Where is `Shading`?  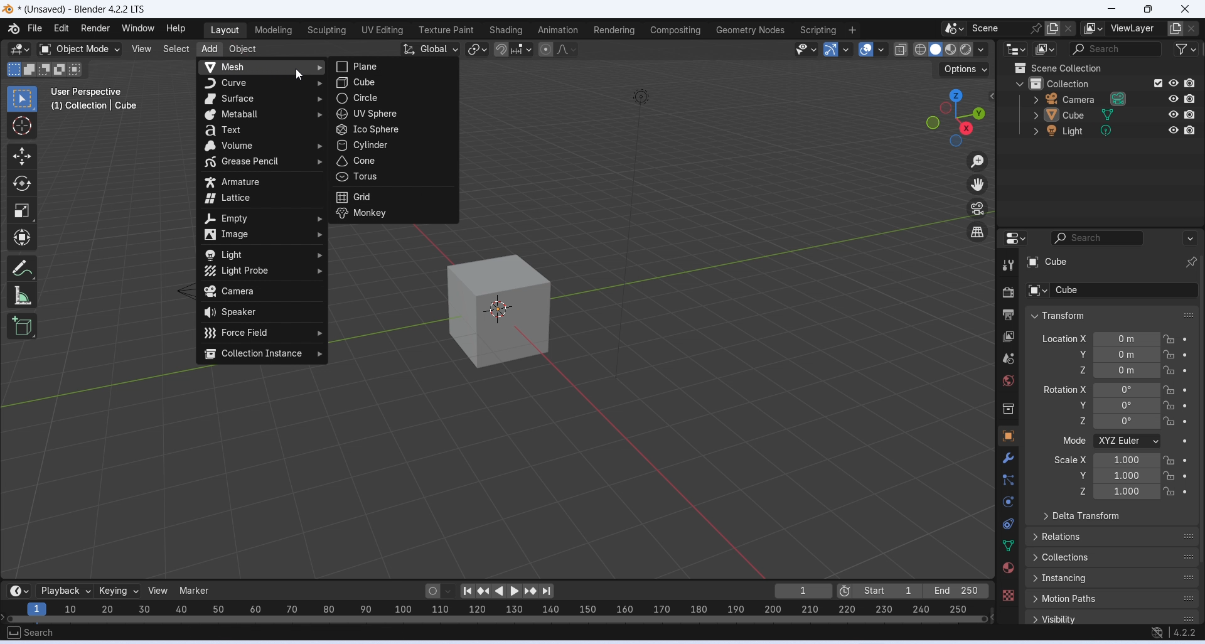 Shading is located at coordinates (505, 30).